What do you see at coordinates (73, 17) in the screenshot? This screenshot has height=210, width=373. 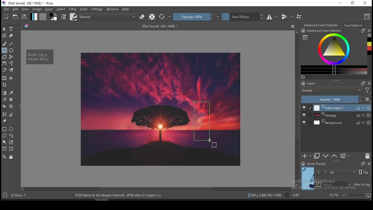 I see `brushes` at bounding box center [73, 17].